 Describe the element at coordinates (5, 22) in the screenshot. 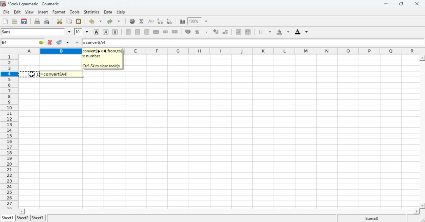

I see `Create a new workbook` at that location.